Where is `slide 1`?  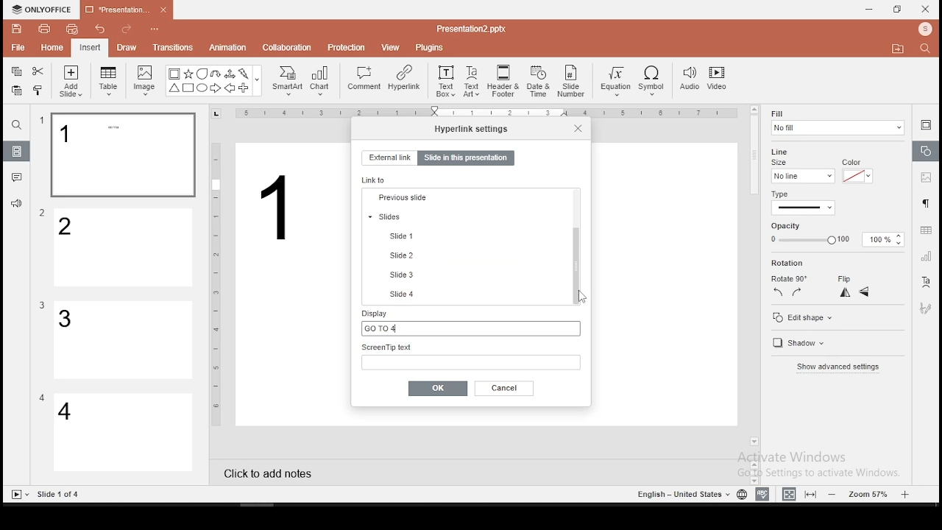
slide 1 is located at coordinates (122, 155).